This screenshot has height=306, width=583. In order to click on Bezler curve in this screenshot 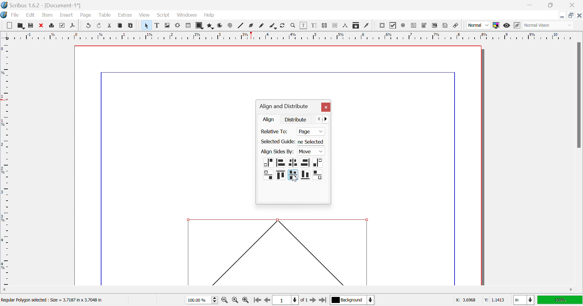, I will do `click(252, 25)`.